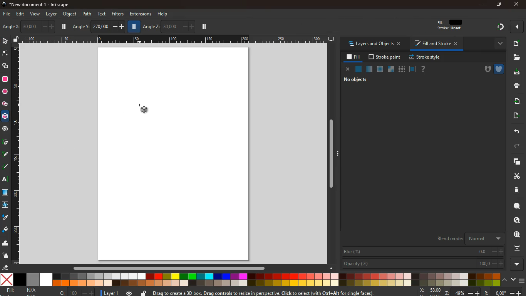 This screenshot has width=526, height=296. Describe the element at coordinates (450, 27) in the screenshot. I see `filt` at that location.